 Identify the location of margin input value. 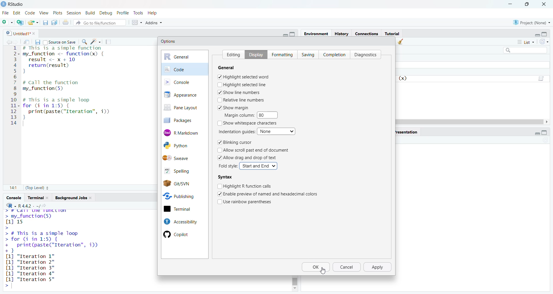
(270, 115).